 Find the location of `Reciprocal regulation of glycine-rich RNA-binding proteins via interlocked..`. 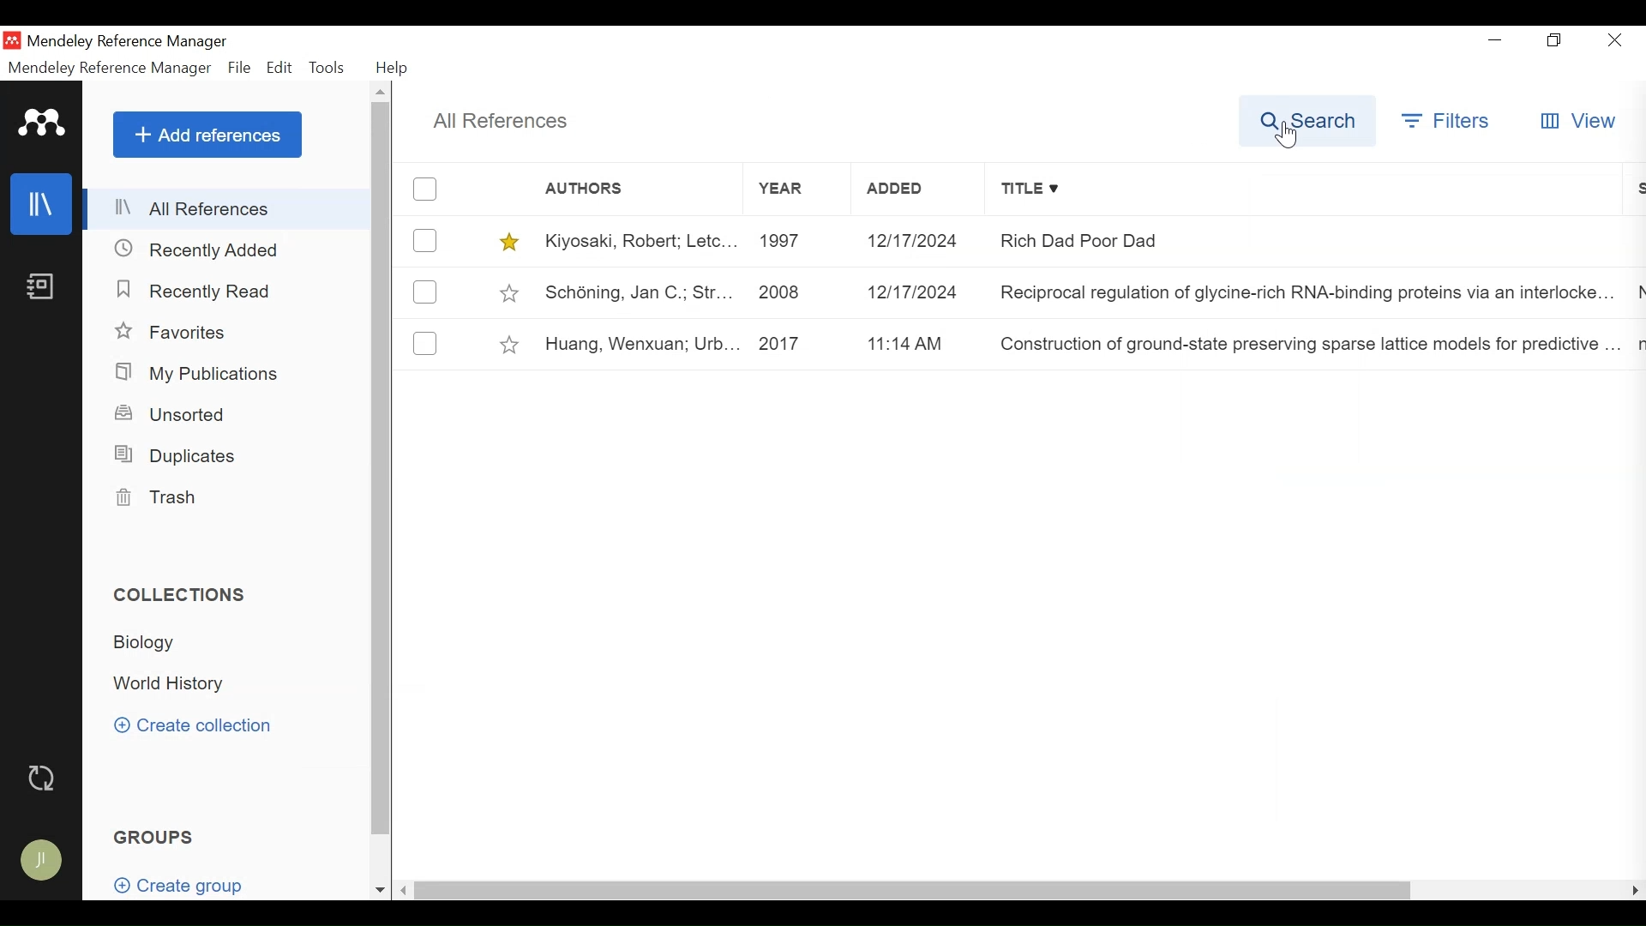

Reciprocal regulation of glycine-rich RNA-binding proteins via interlocked.. is located at coordinates (1307, 290).